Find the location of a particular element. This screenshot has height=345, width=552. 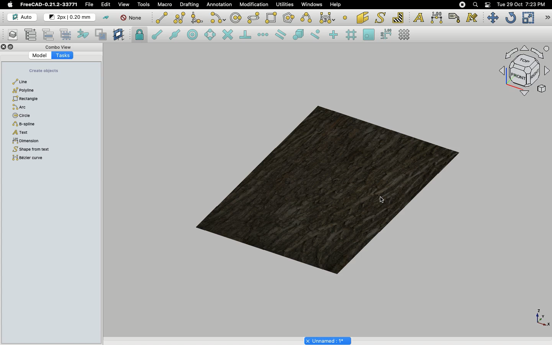

Utilities is located at coordinates (283, 5).